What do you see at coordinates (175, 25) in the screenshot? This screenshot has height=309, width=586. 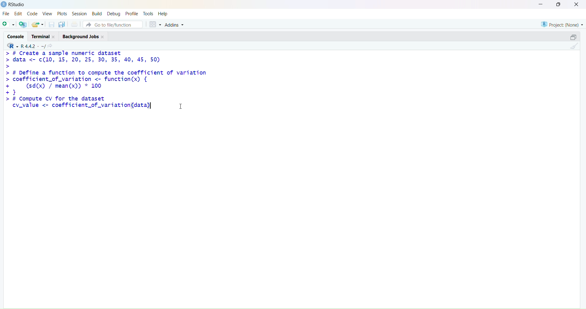 I see `Addins` at bounding box center [175, 25].